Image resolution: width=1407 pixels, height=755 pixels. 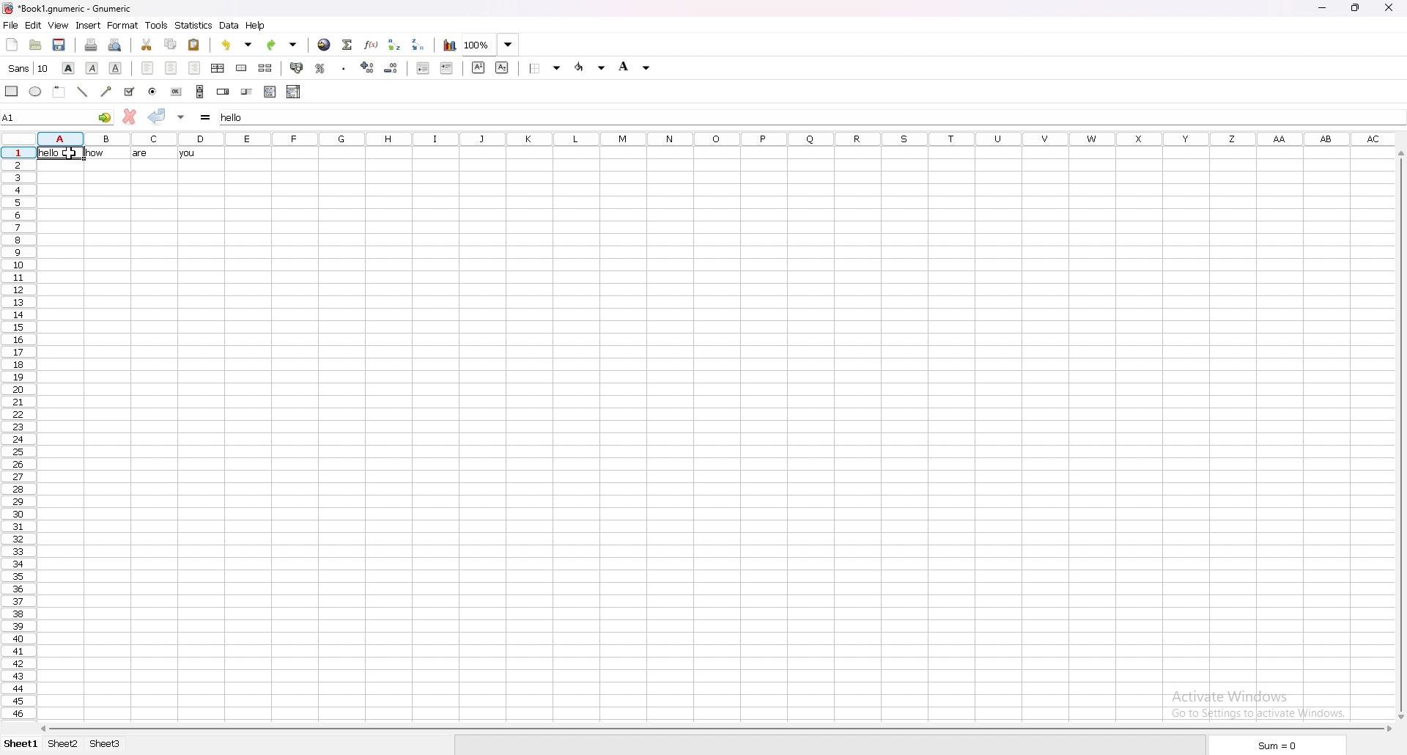 What do you see at coordinates (129, 117) in the screenshot?
I see `cancel changes` at bounding box center [129, 117].